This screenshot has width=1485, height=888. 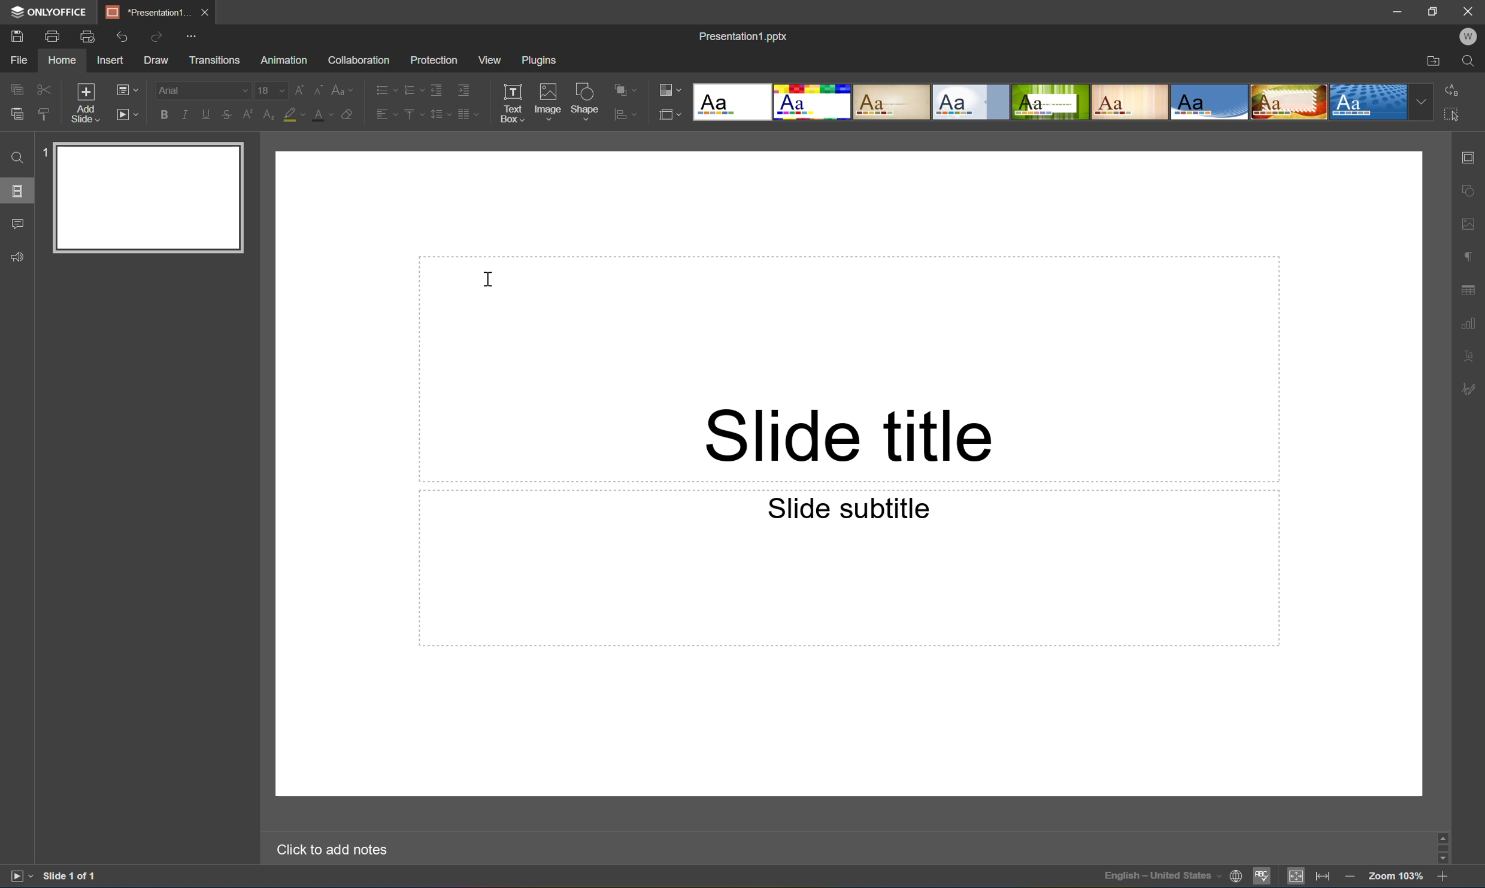 What do you see at coordinates (434, 60) in the screenshot?
I see `Protection` at bounding box center [434, 60].